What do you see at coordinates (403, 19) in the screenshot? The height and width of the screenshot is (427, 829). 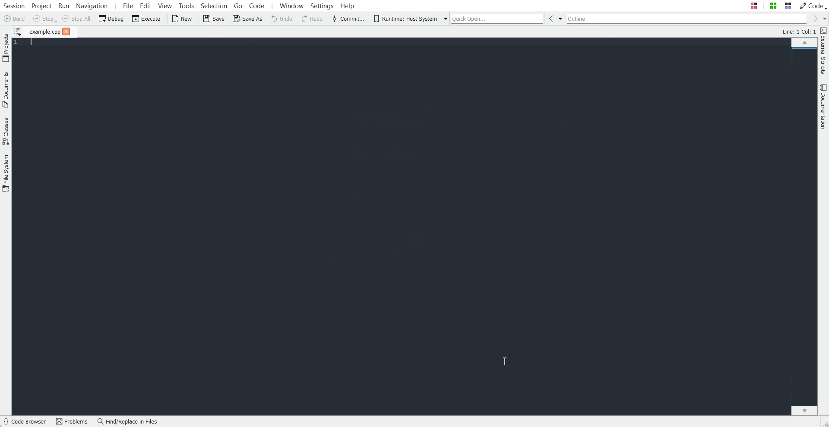 I see `Runtime: Host System` at bounding box center [403, 19].